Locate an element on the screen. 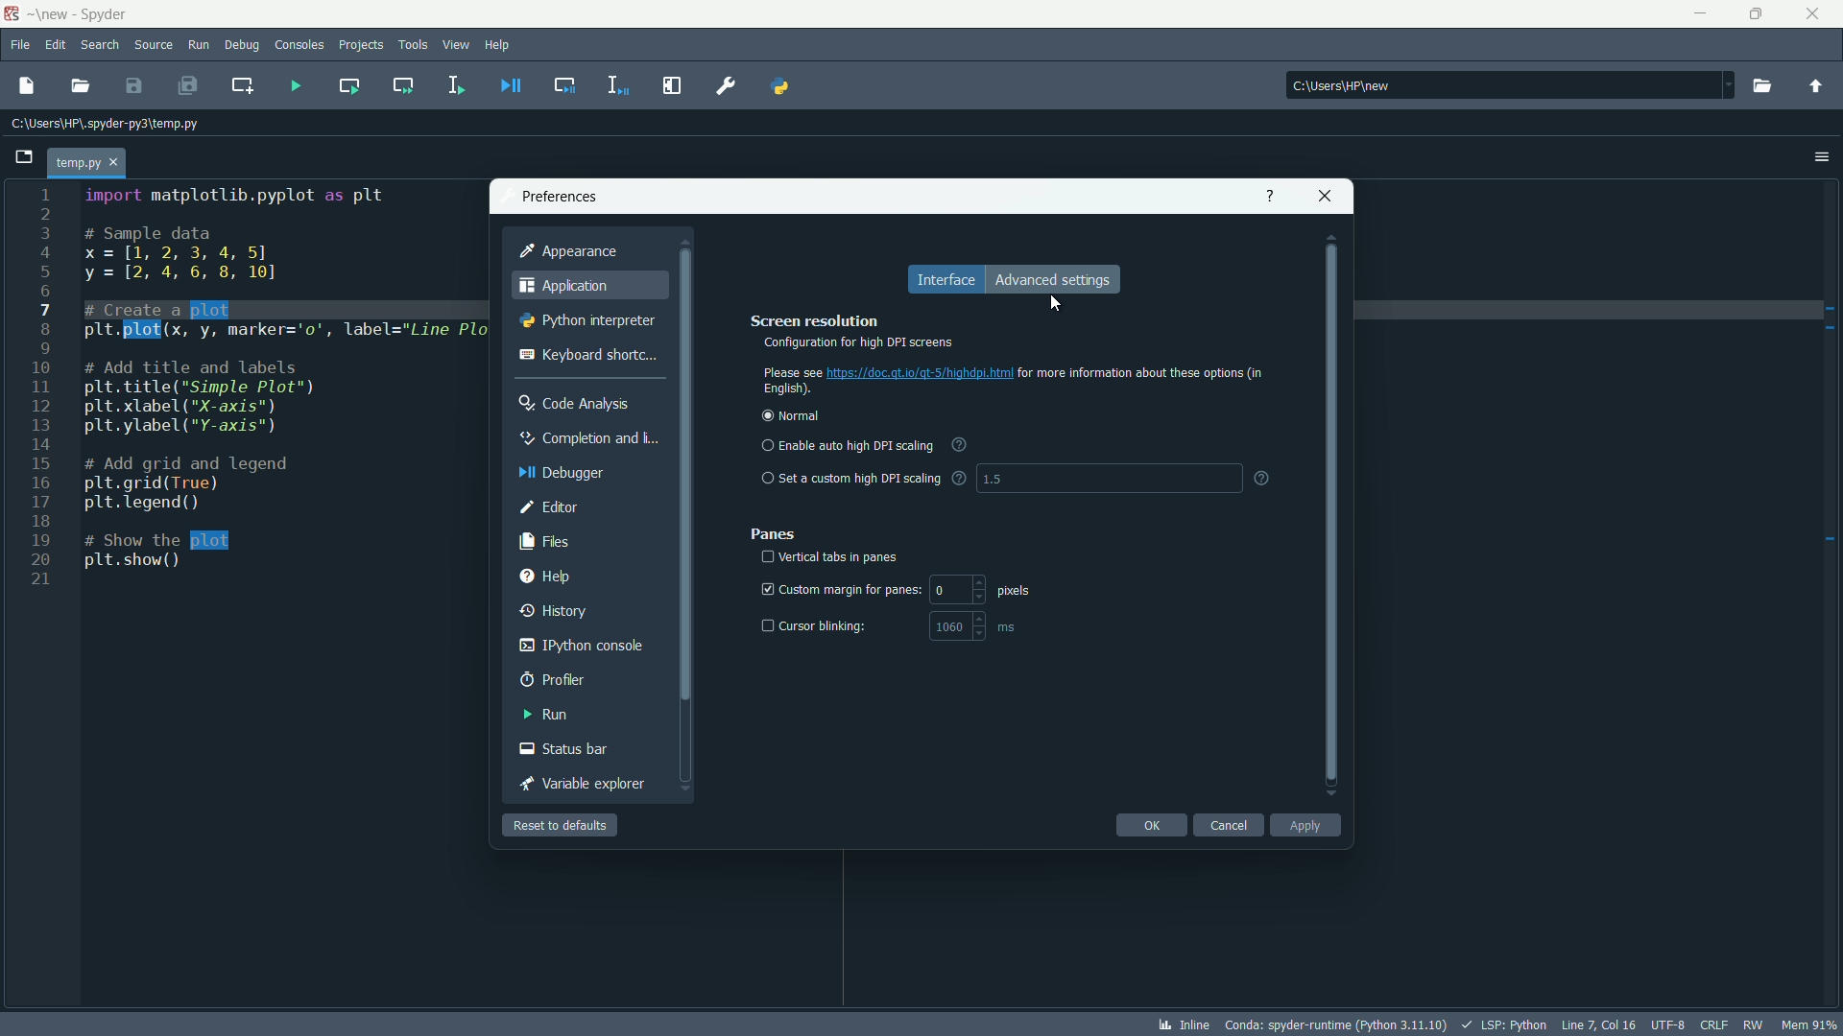 The height and width of the screenshot is (1036, 1843). file tab is located at coordinates (87, 160).